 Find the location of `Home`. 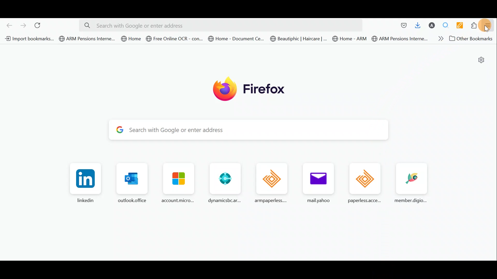

Home is located at coordinates (131, 38).